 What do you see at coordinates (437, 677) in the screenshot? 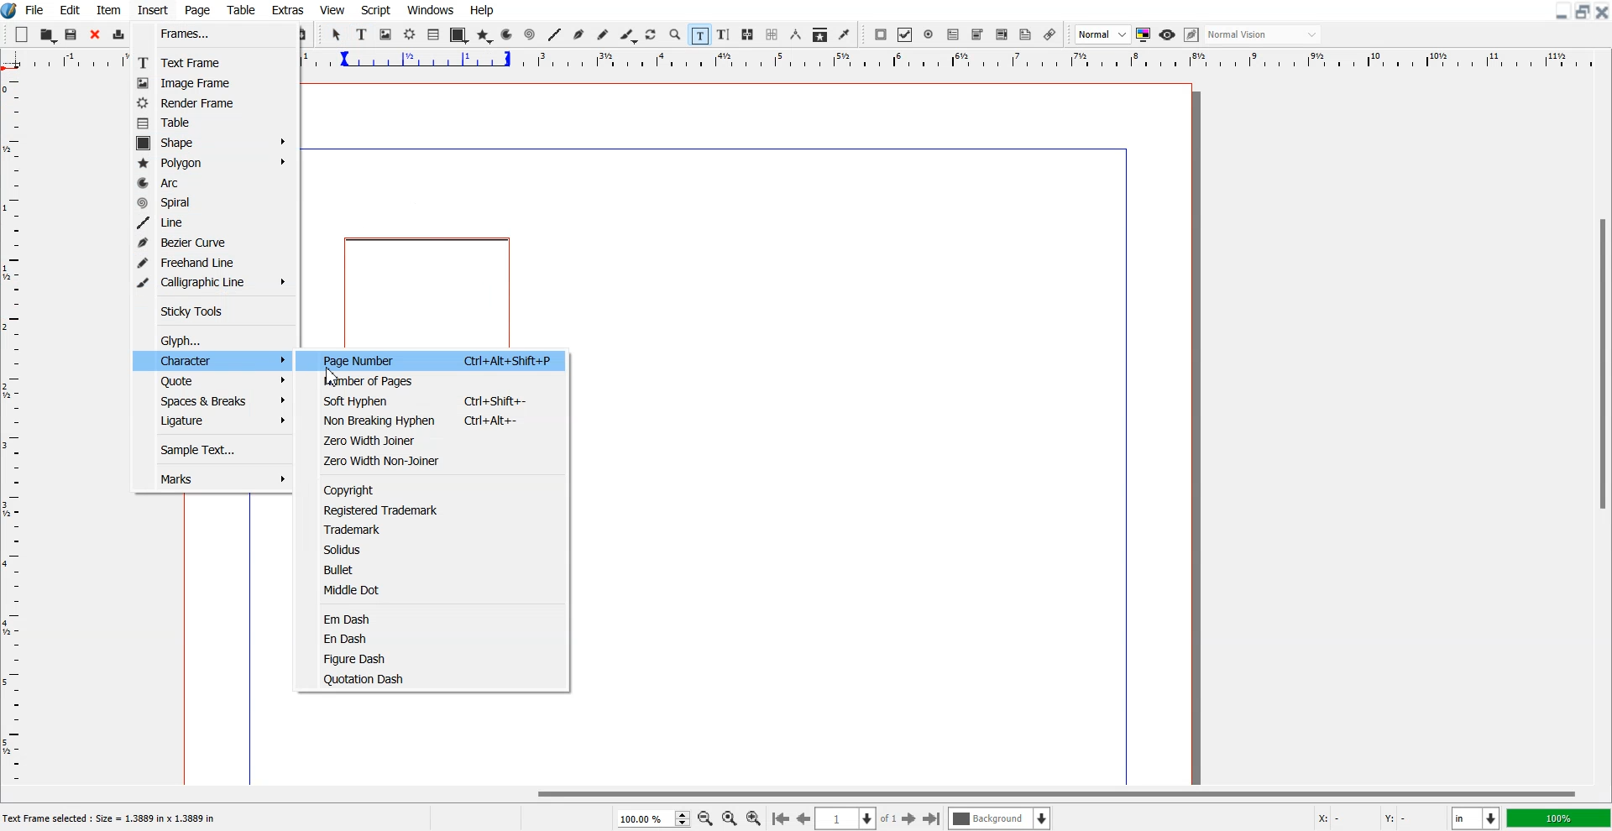
I see `Quotation Dash` at bounding box center [437, 677].